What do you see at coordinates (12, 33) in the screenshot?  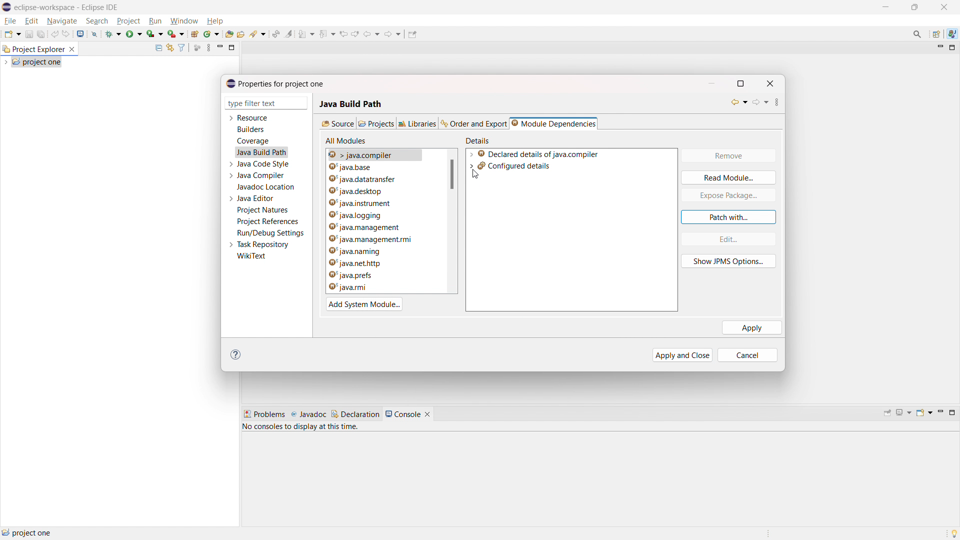 I see `new` at bounding box center [12, 33].